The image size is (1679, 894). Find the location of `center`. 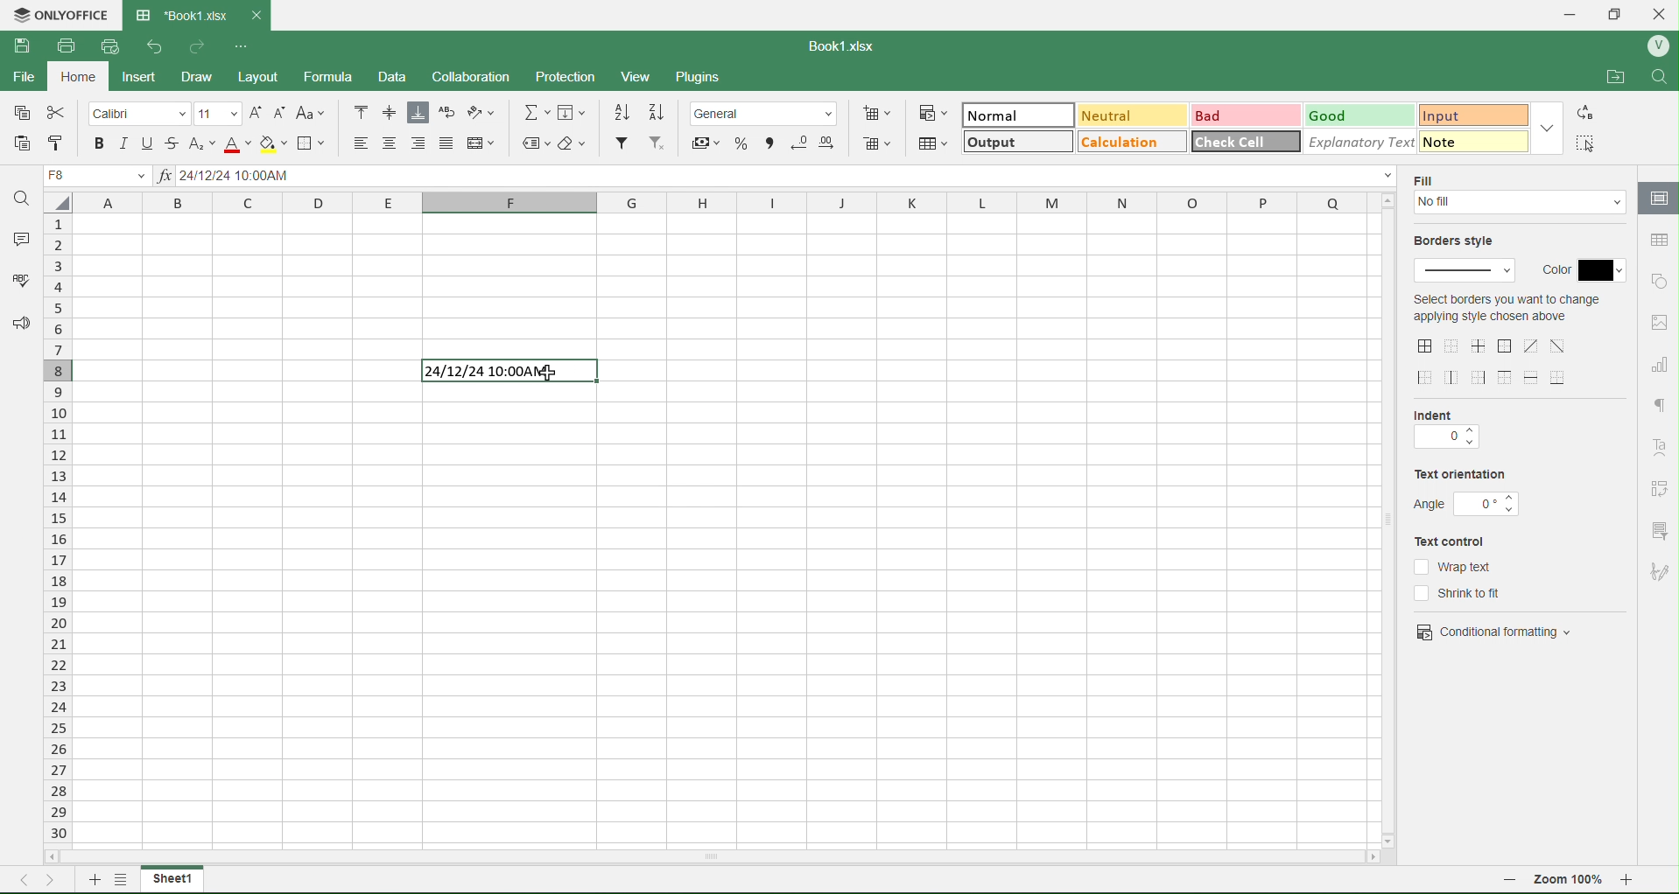

center is located at coordinates (1558, 345).